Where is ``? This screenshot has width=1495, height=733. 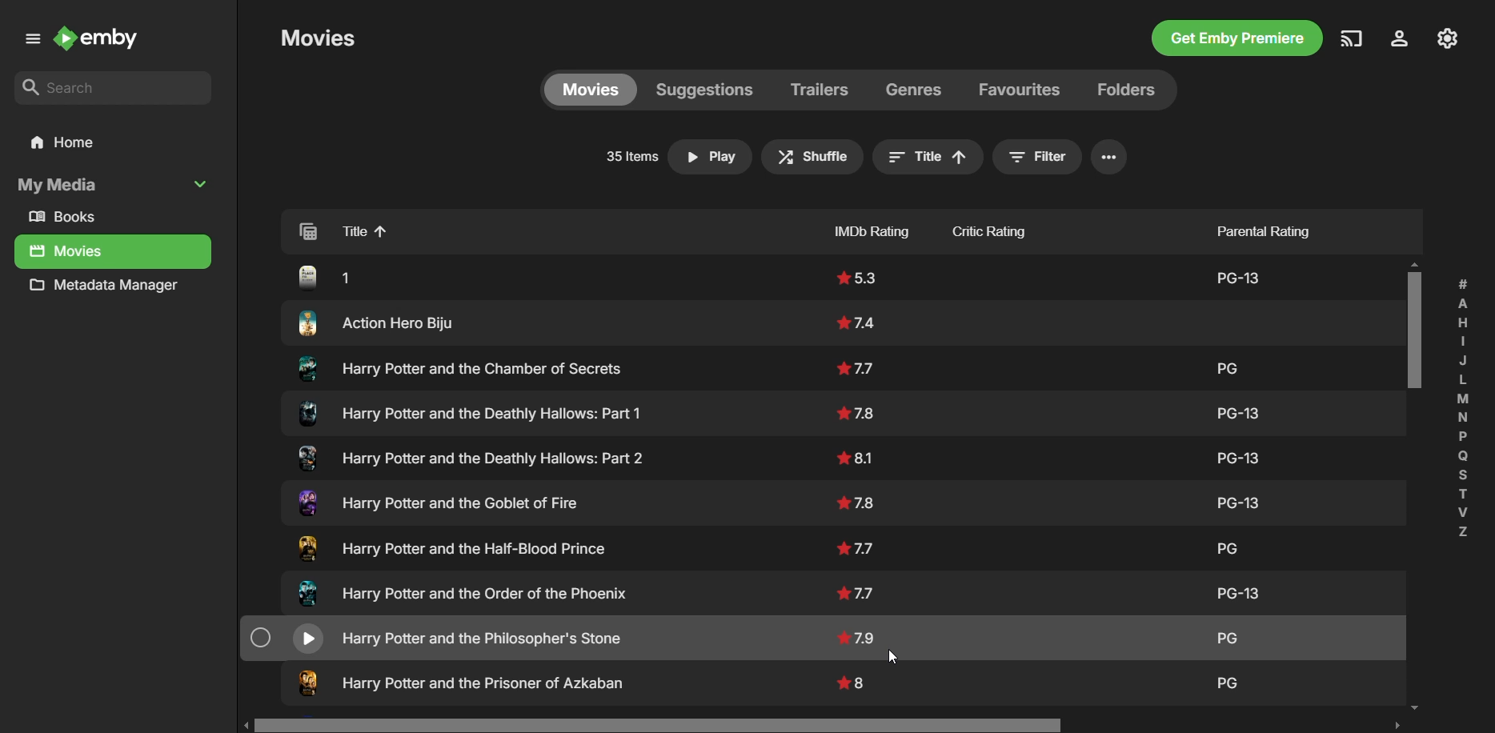
 is located at coordinates (467, 411).